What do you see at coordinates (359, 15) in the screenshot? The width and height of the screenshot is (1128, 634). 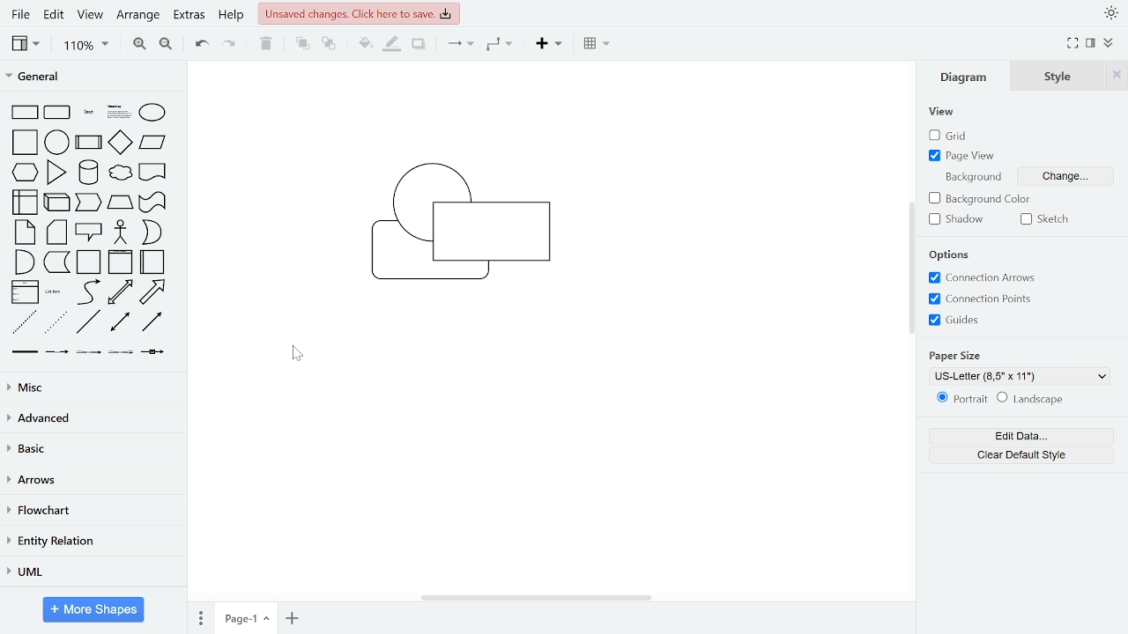 I see `unsaved changes. Click here to save` at bounding box center [359, 15].